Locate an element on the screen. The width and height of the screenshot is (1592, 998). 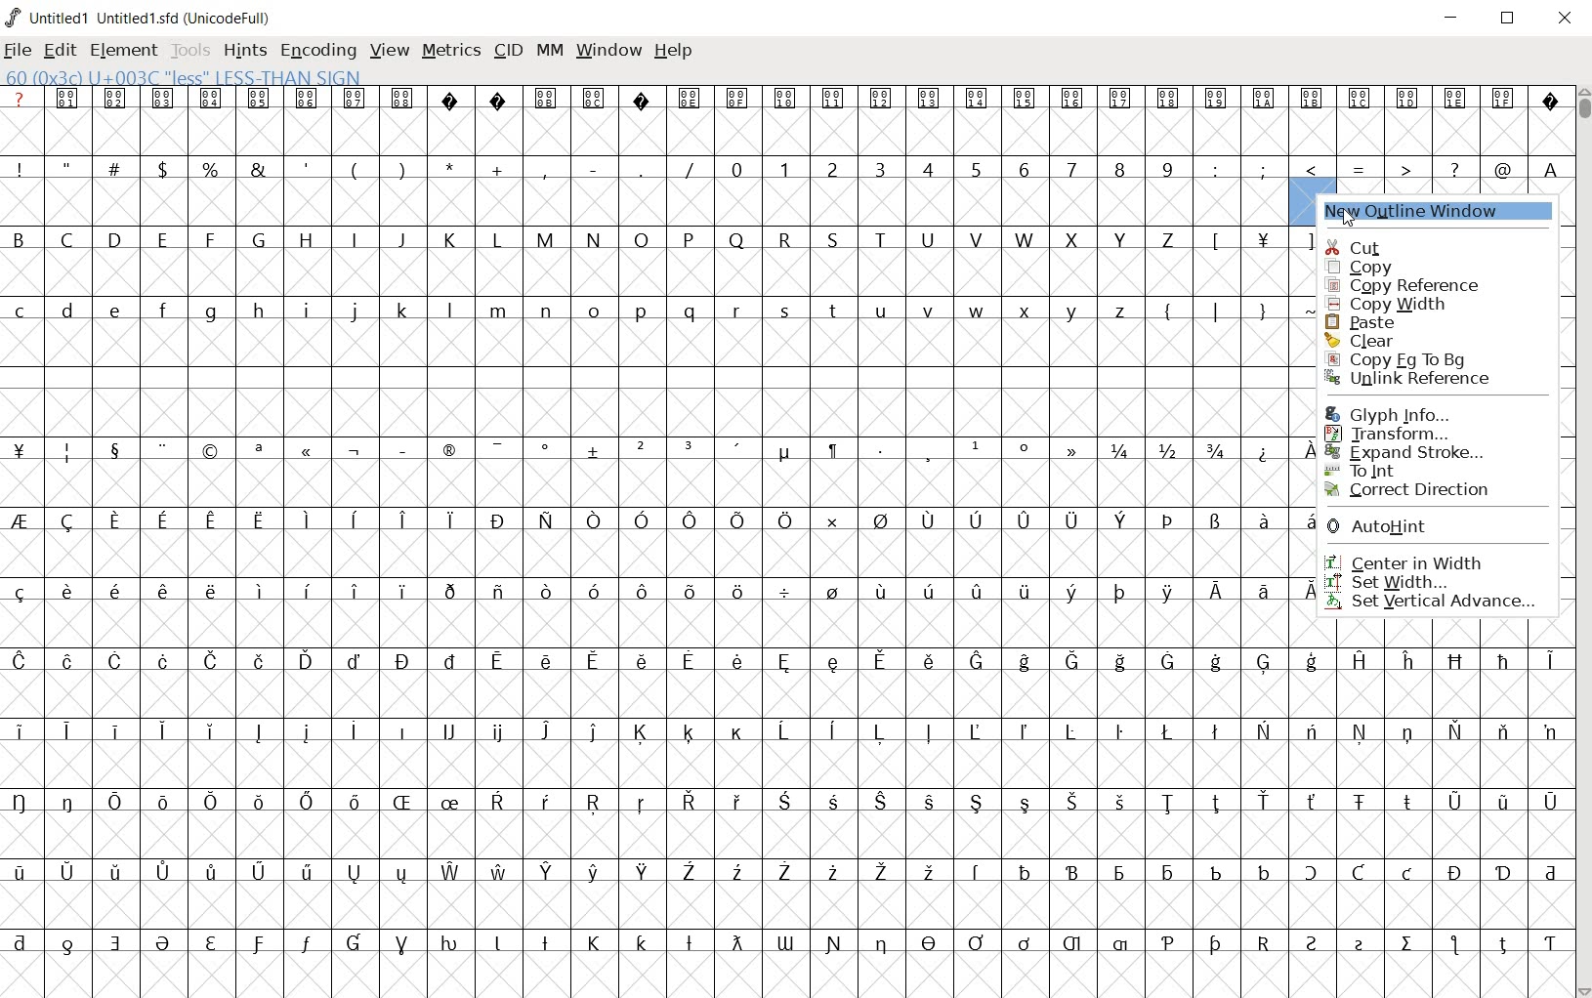
correct direction is located at coordinates (1414, 490).